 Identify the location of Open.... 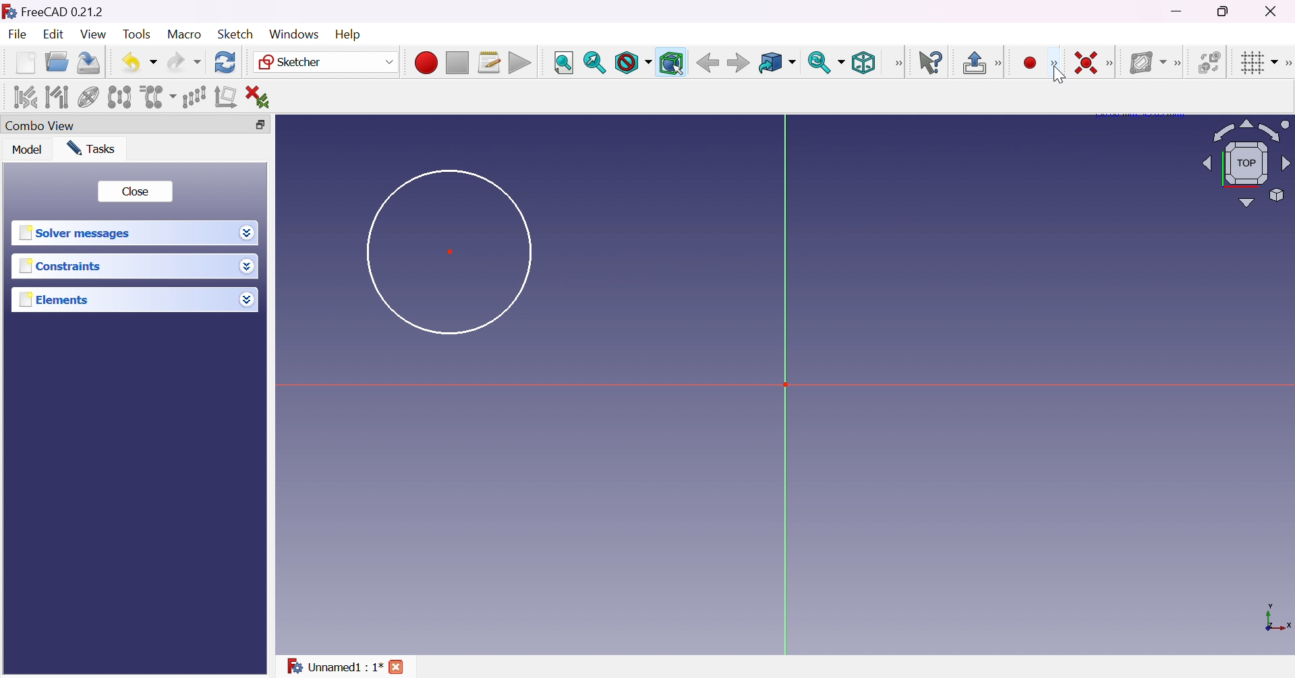
(56, 63).